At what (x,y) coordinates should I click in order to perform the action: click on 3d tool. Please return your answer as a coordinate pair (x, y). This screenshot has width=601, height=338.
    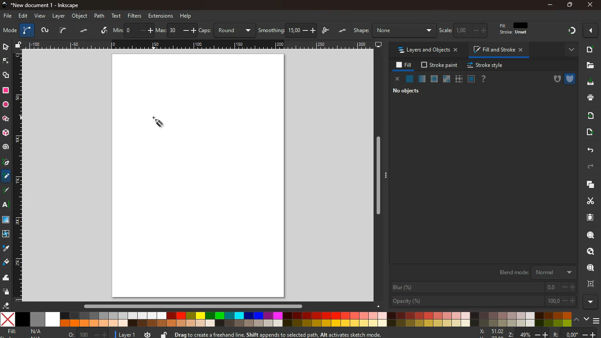
    Looking at the image, I should click on (7, 133).